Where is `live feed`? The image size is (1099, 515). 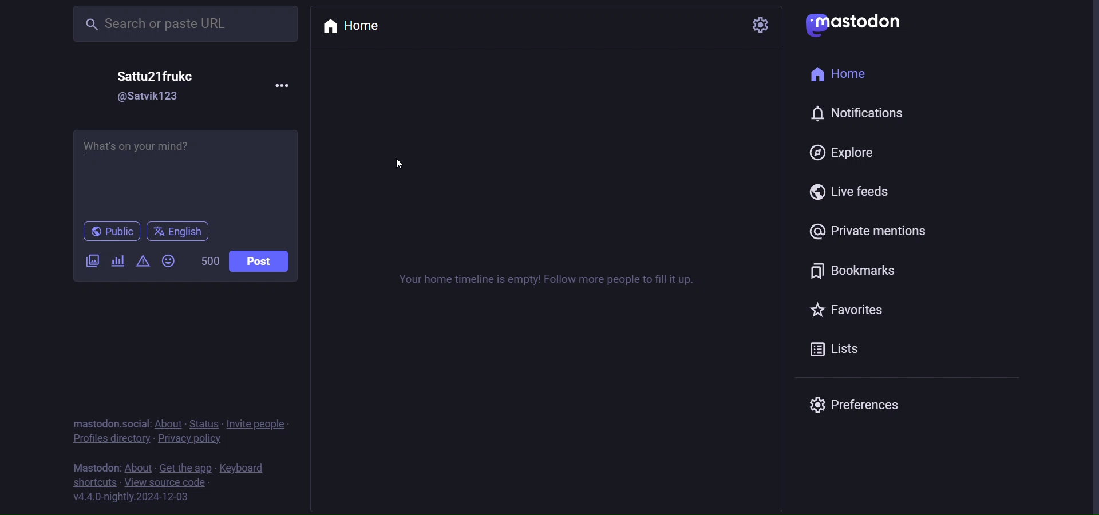
live feed is located at coordinates (854, 192).